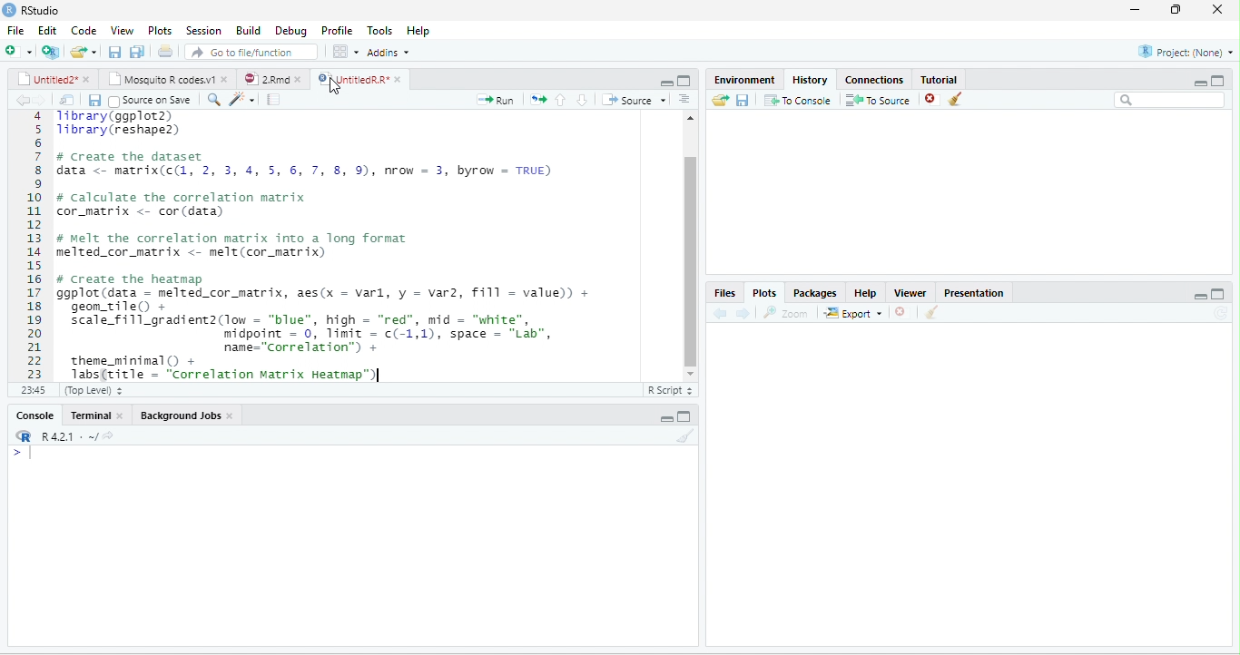 The width and height of the screenshot is (1240, 655). I want to click on cursor, so click(342, 85).